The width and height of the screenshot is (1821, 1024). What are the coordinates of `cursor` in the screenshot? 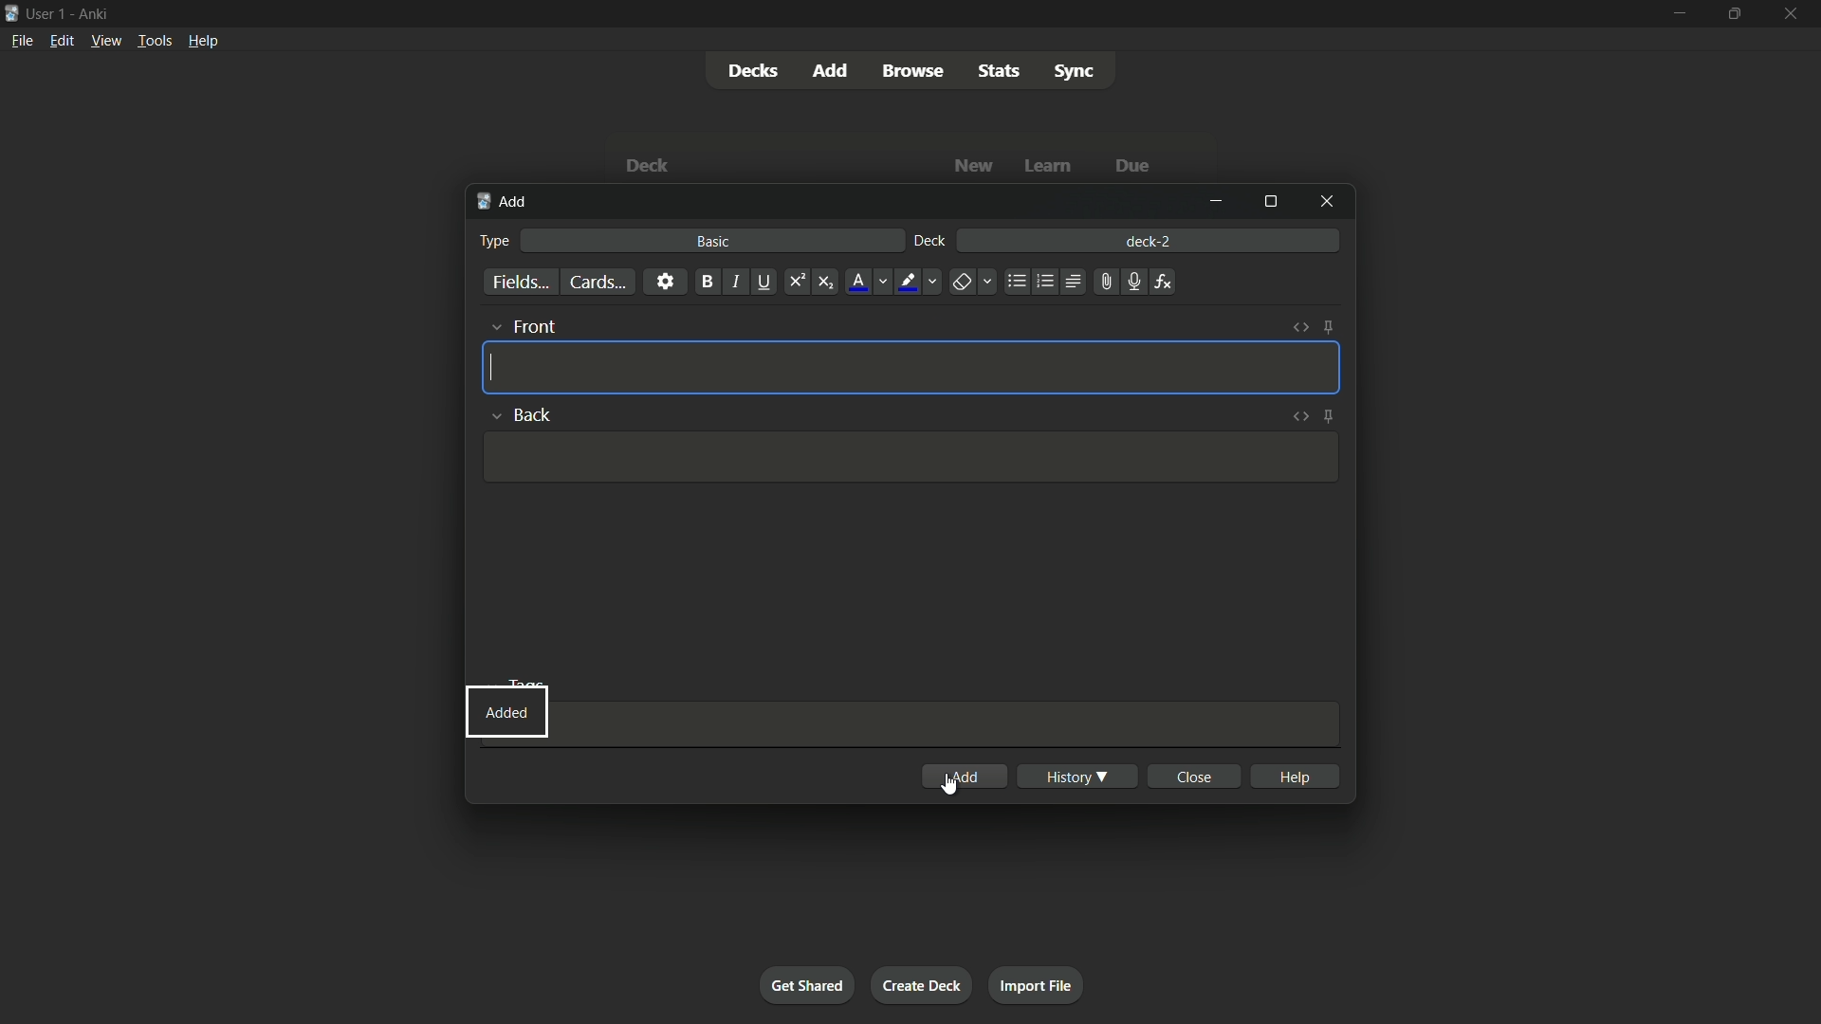 It's located at (494, 369).